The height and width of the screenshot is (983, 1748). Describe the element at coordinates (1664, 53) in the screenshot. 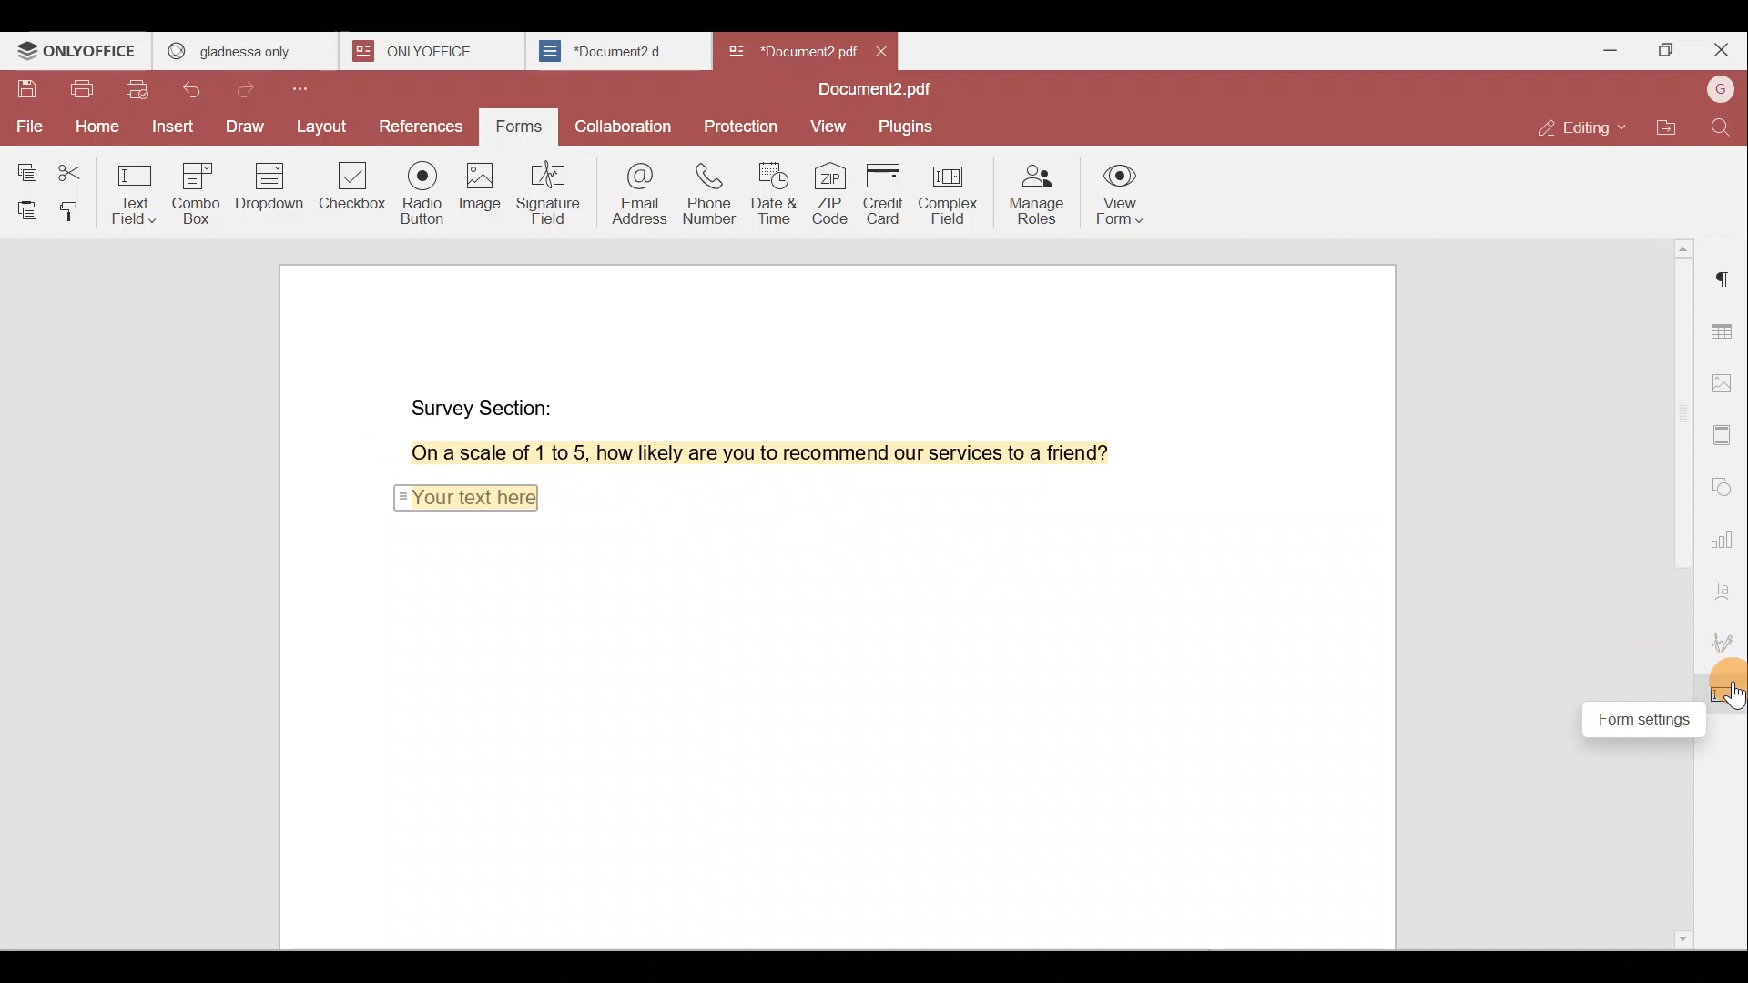

I see `Maximize` at that location.